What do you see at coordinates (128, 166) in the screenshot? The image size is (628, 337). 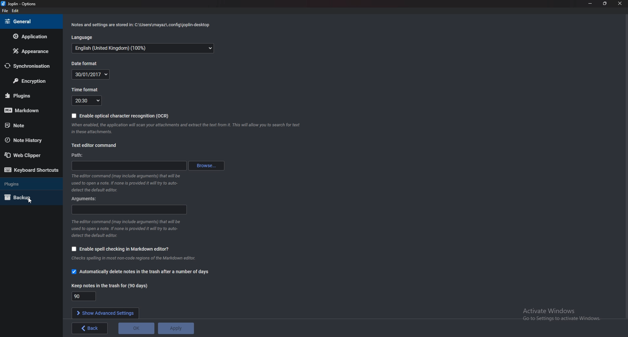 I see `path` at bounding box center [128, 166].